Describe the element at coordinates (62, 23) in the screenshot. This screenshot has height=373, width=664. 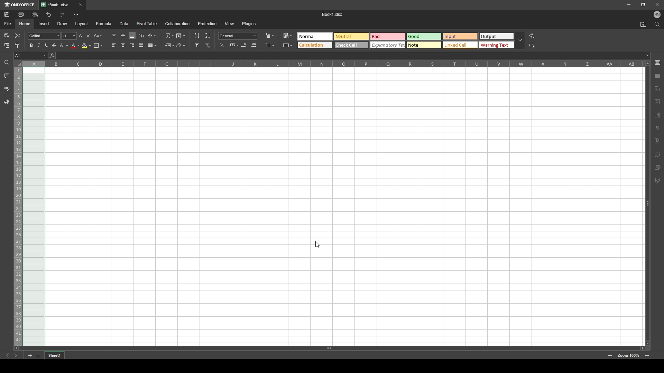
I see `draw` at that location.